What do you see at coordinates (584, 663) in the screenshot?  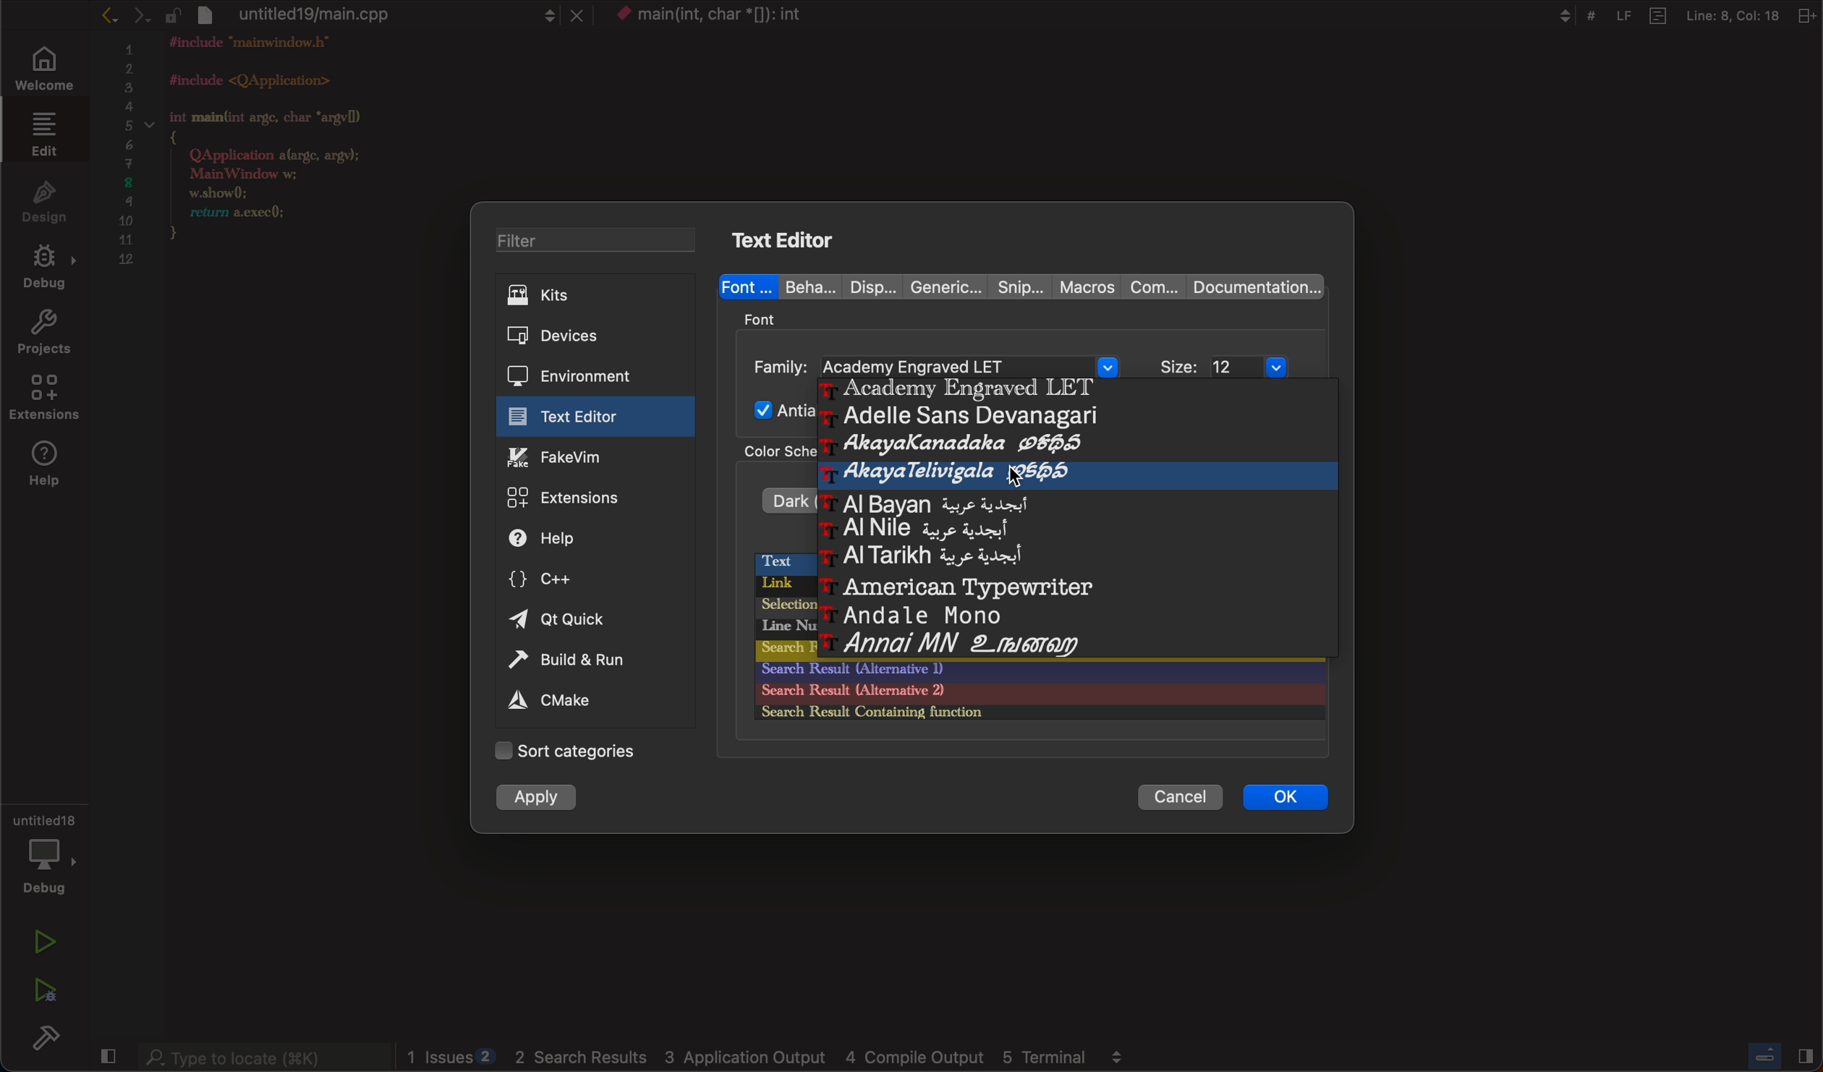 I see `build and run` at bounding box center [584, 663].